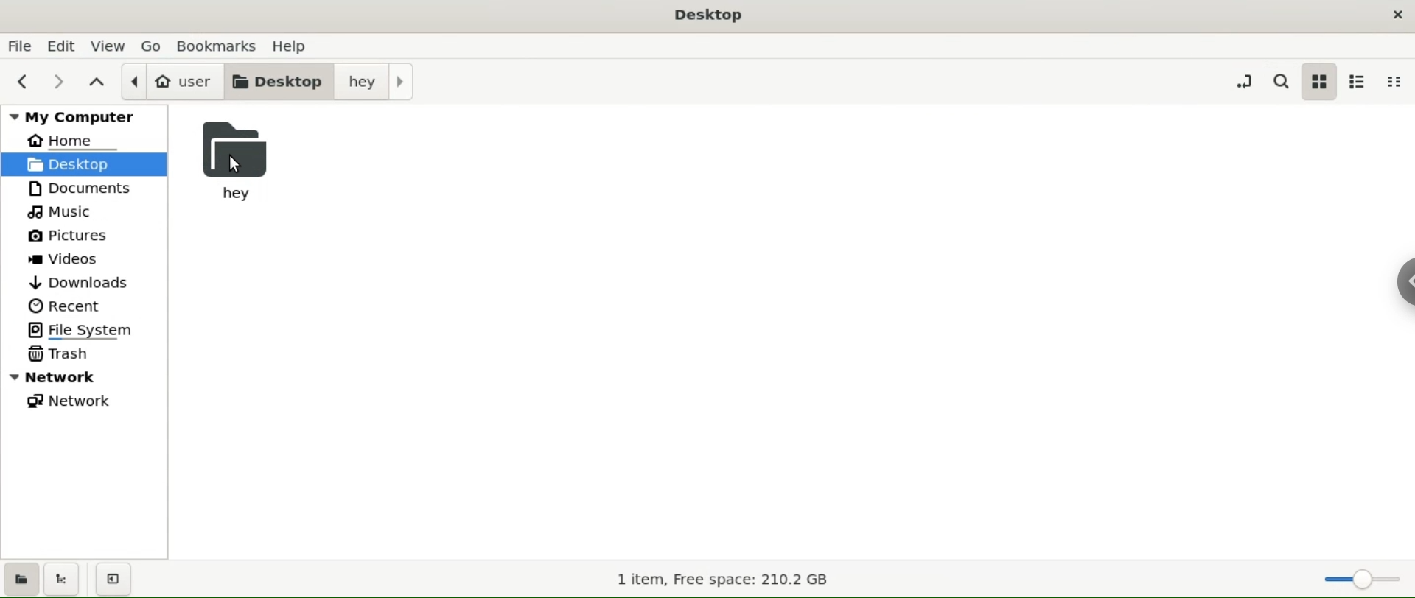 The image size is (1415, 598). What do you see at coordinates (24, 82) in the screenshot?
I see `previous` at bounding box center [24, 82].